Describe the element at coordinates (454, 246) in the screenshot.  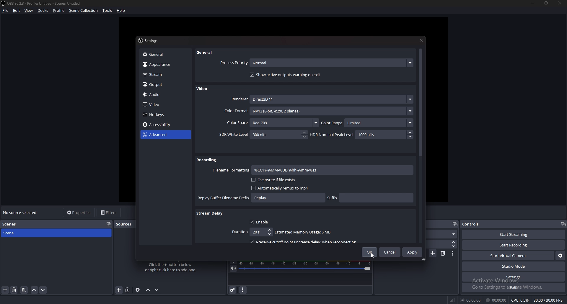
I see `decrease duration` at that location.